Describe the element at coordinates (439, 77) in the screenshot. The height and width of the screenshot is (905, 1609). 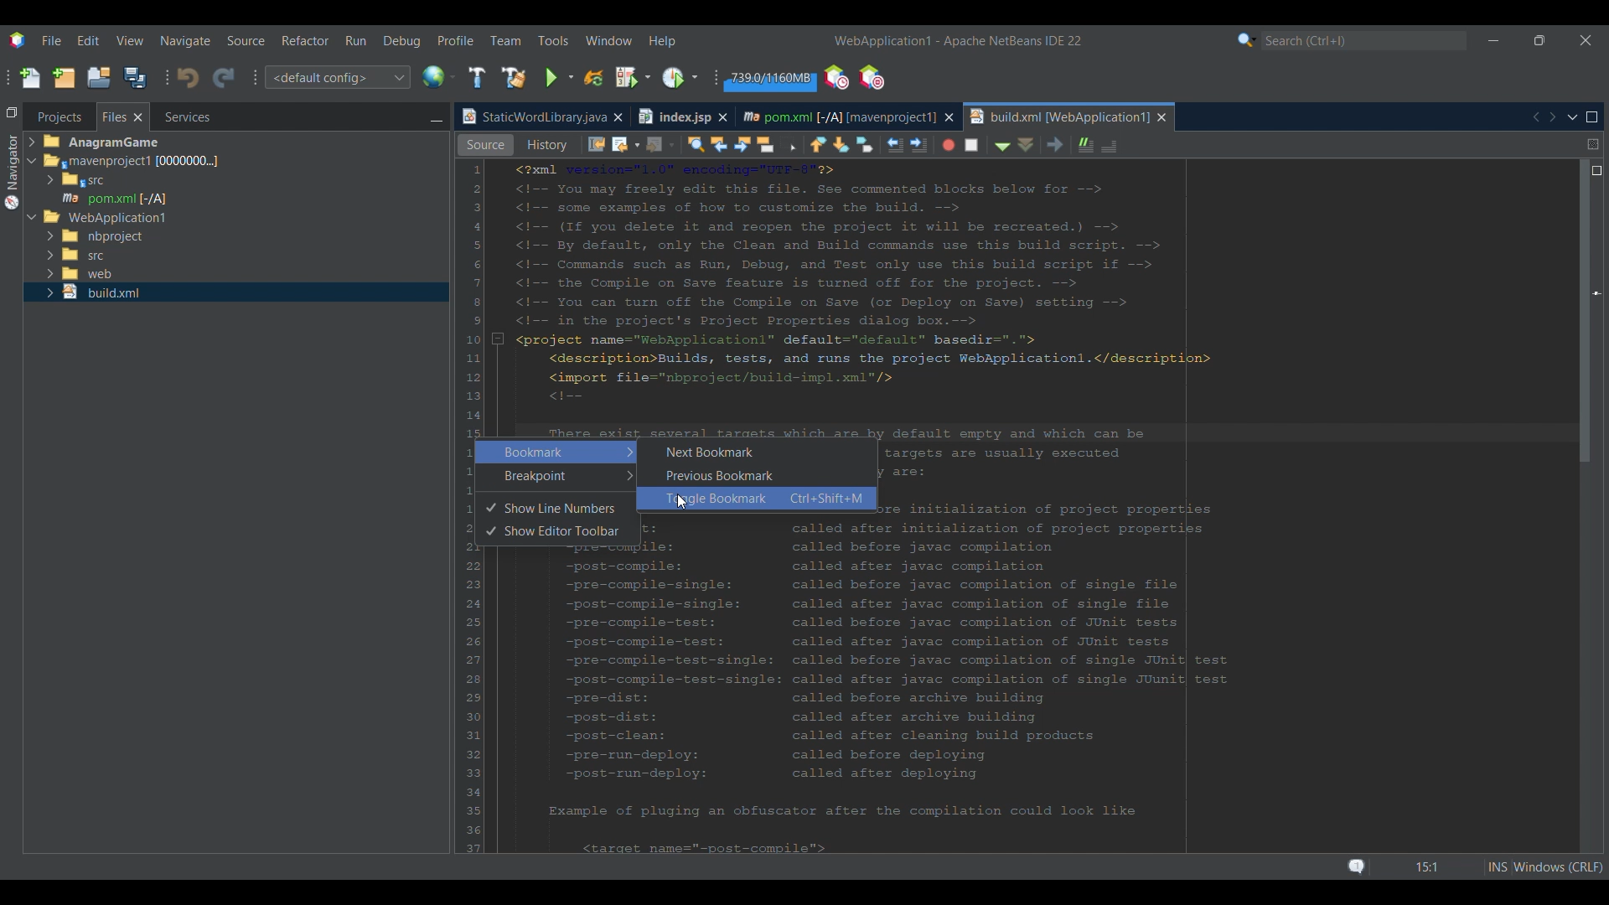
I see `IDE's default browser` at that location.